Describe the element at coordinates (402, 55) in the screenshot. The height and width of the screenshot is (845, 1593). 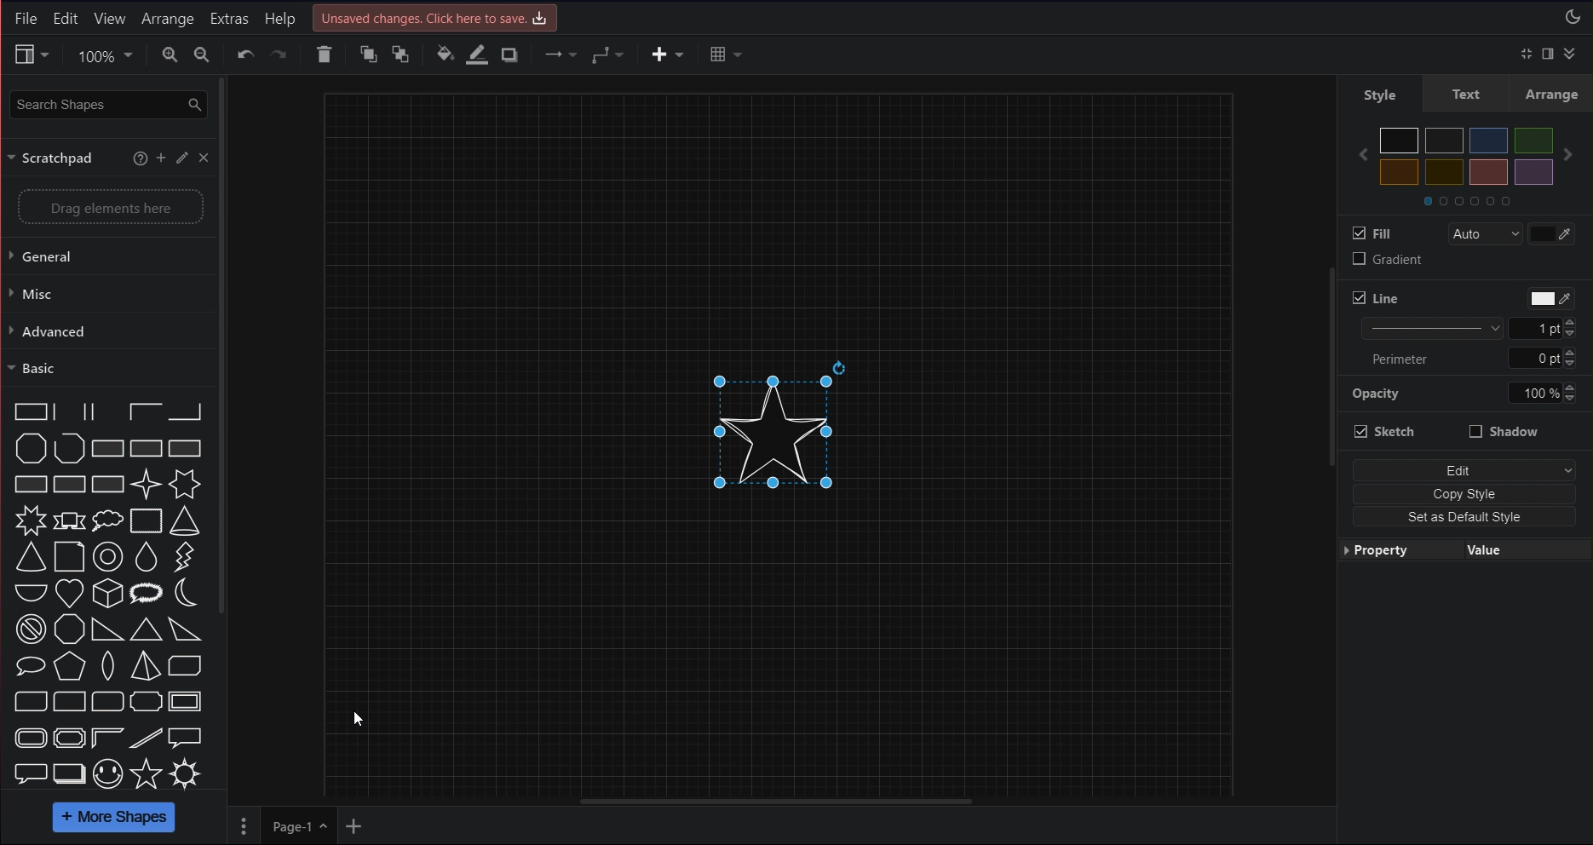
I see `To Back` at that location.